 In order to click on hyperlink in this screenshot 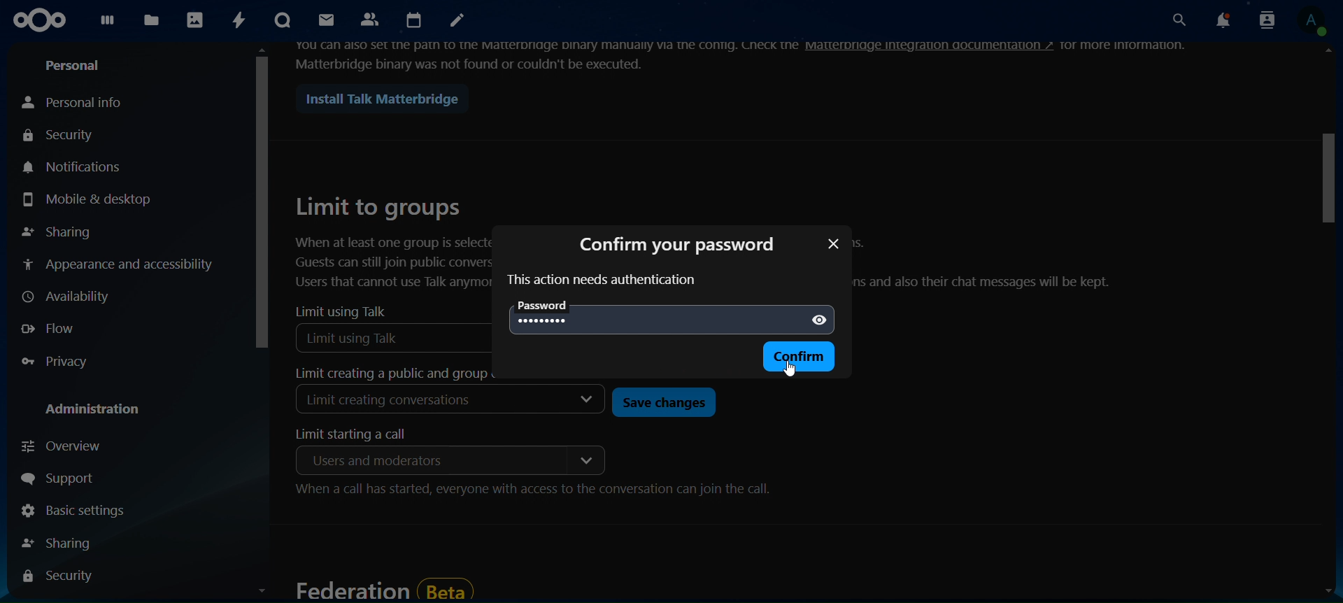, I will do `click(930, 45)`.